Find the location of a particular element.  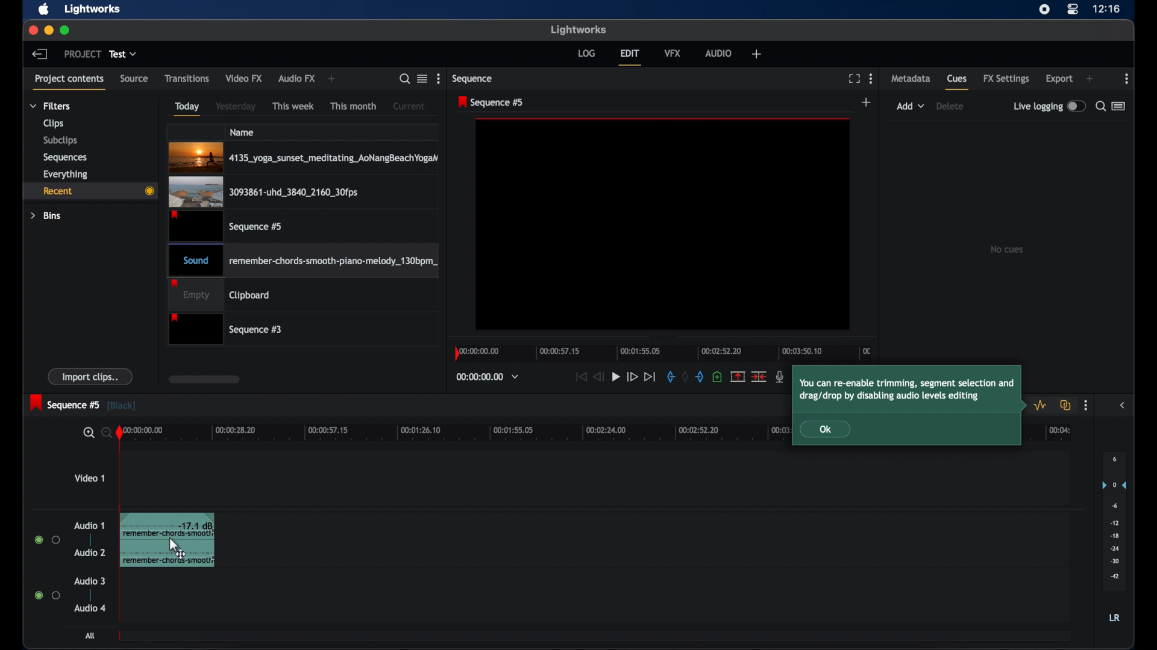

welfare is located at coordinates (757, 54).